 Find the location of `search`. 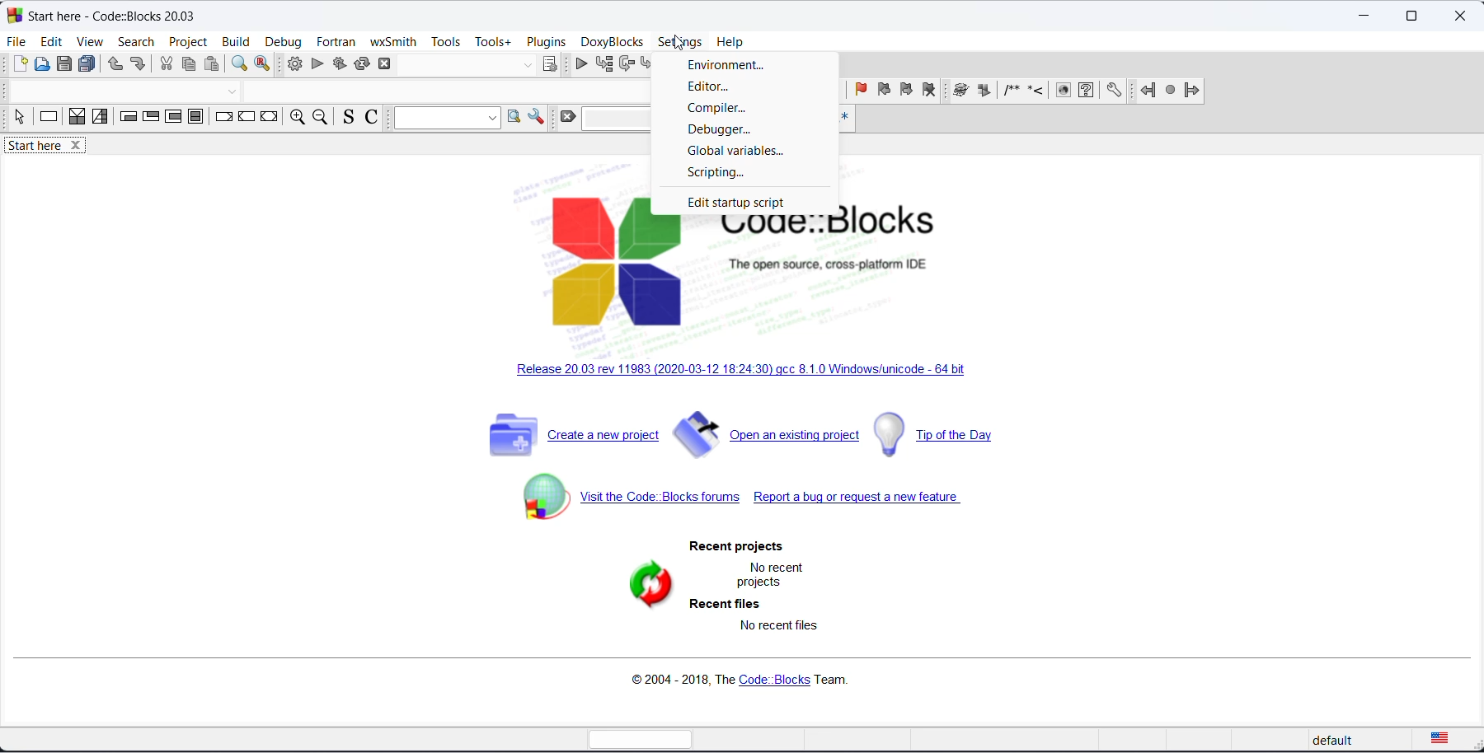

search is located at coordinates (514, 115).